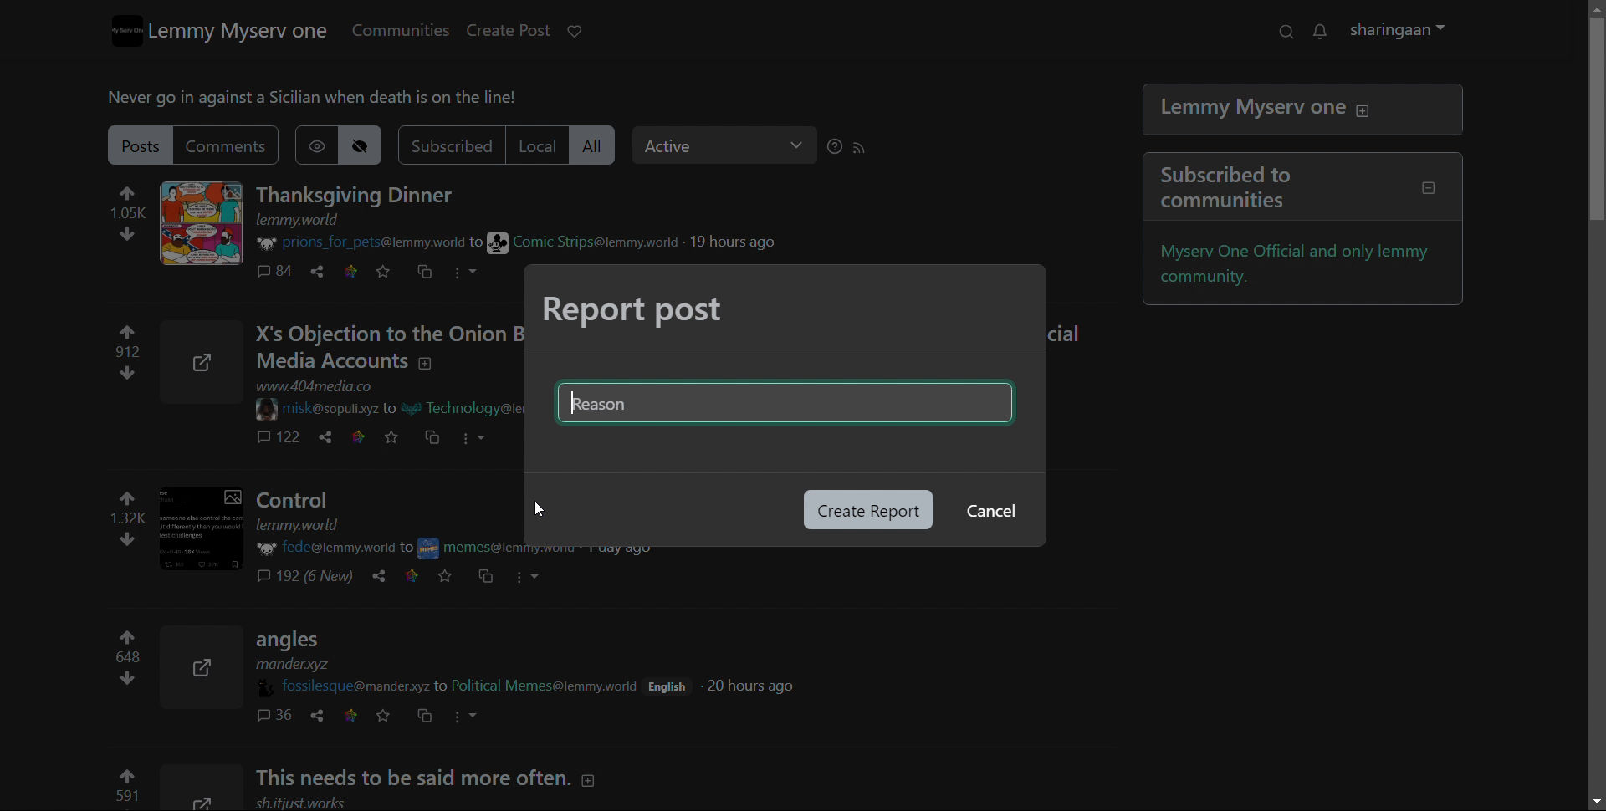  What do you see at coordinates (358, 716) in the screenshot?
I see `link` at bounding box center [358, 716].